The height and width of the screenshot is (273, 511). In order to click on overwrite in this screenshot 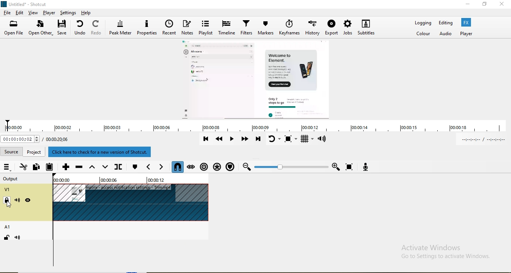, I will do `click(105, 166)`.